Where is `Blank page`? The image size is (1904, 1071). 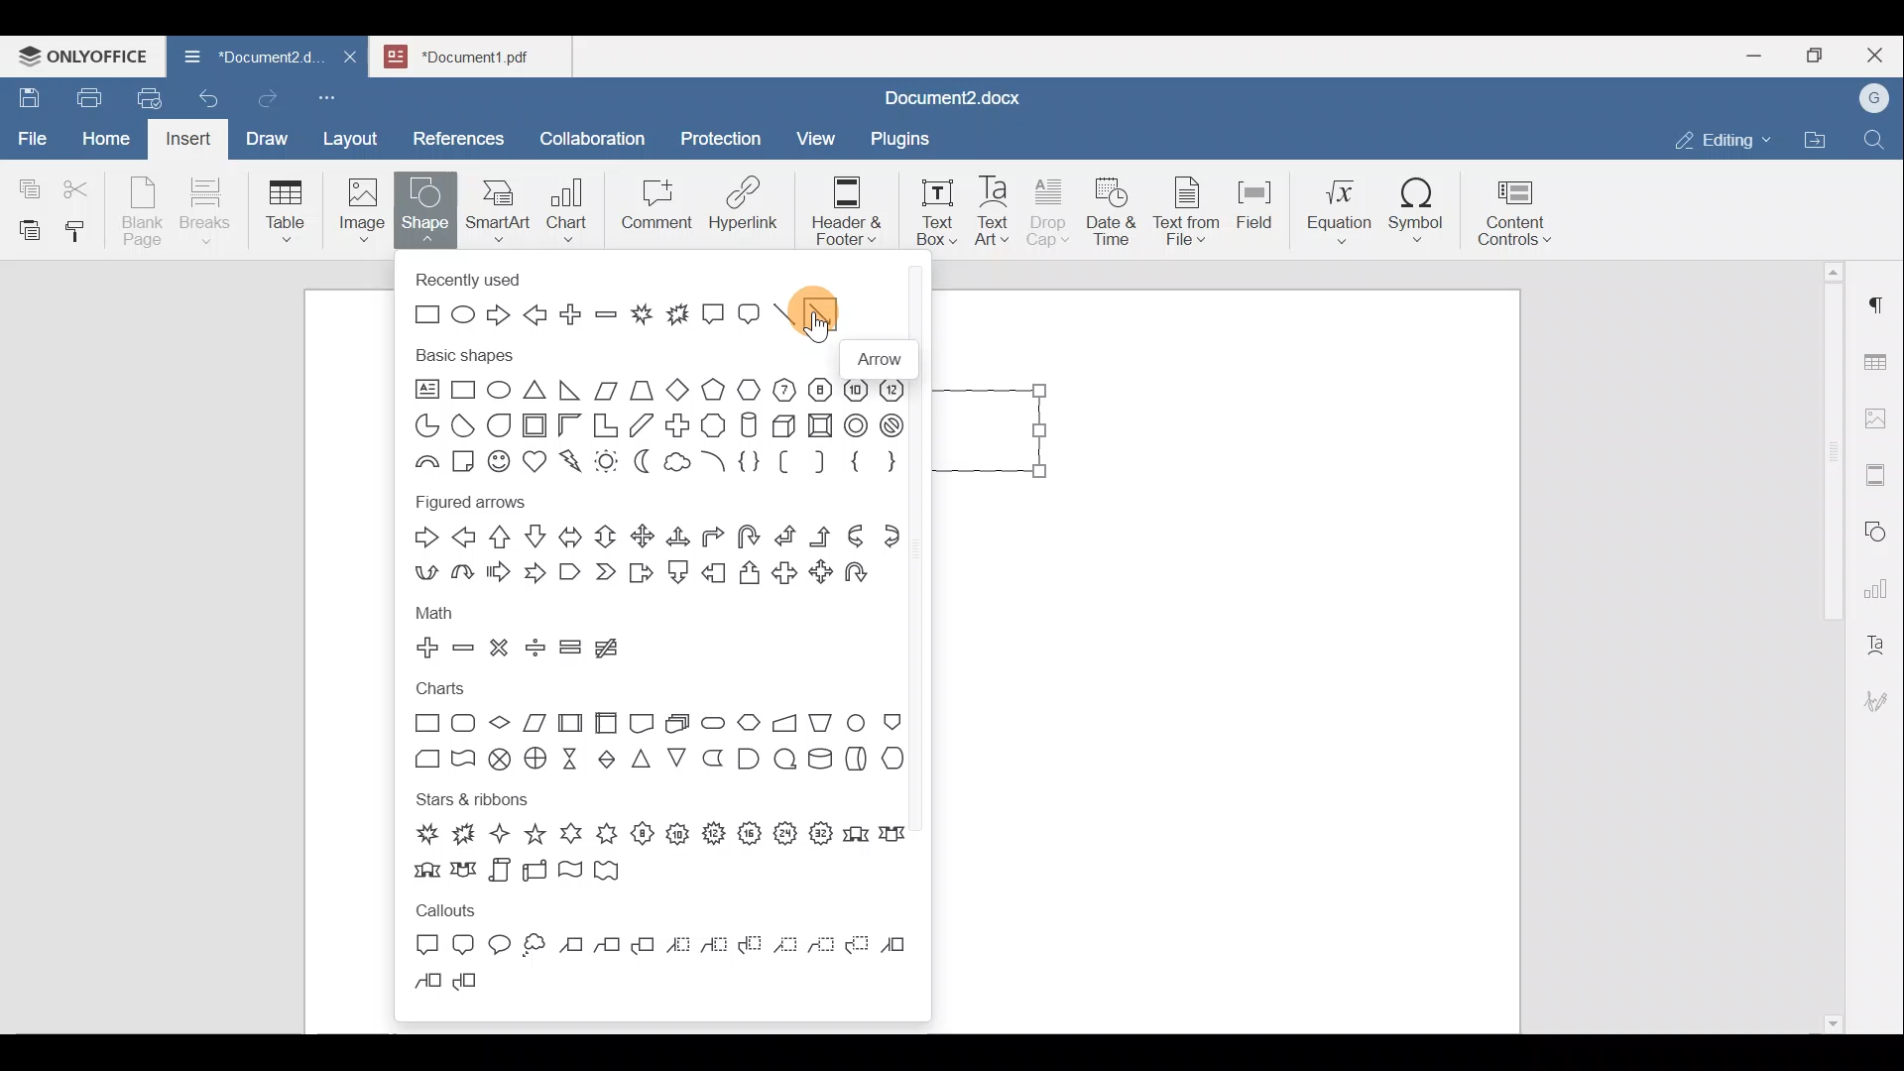 Blank page is located at coordinates (145, 211).